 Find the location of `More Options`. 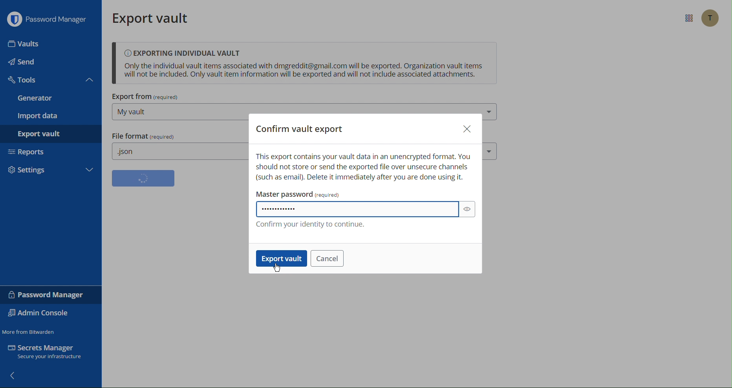

More Options is located at coordinates (688, 18).